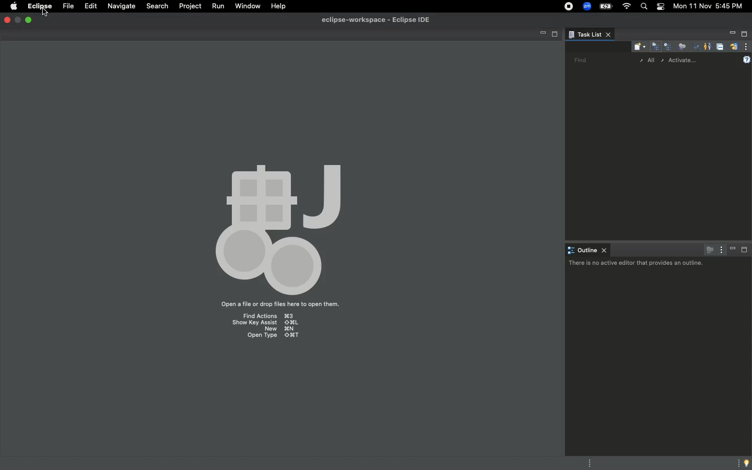 This screenshot has height=470, width=752. I want to click on Tip of the day, so click(745, 463).